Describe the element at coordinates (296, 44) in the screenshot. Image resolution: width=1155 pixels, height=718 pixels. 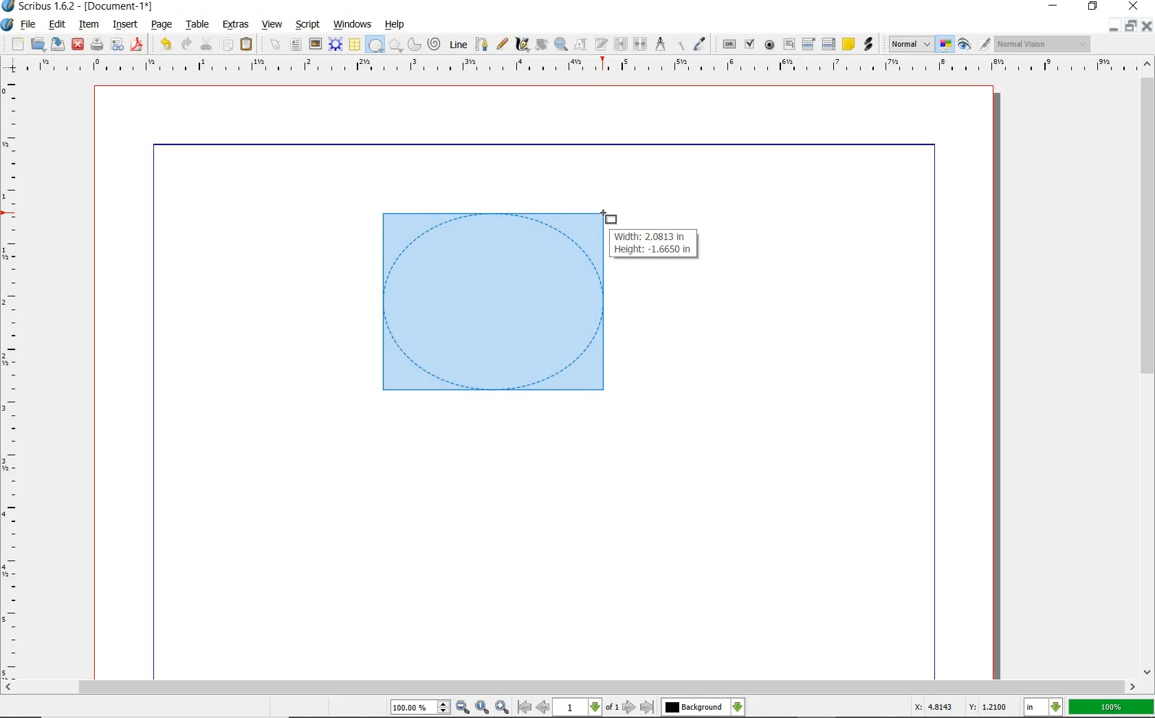
I see `TEXT FRAME` at that location.